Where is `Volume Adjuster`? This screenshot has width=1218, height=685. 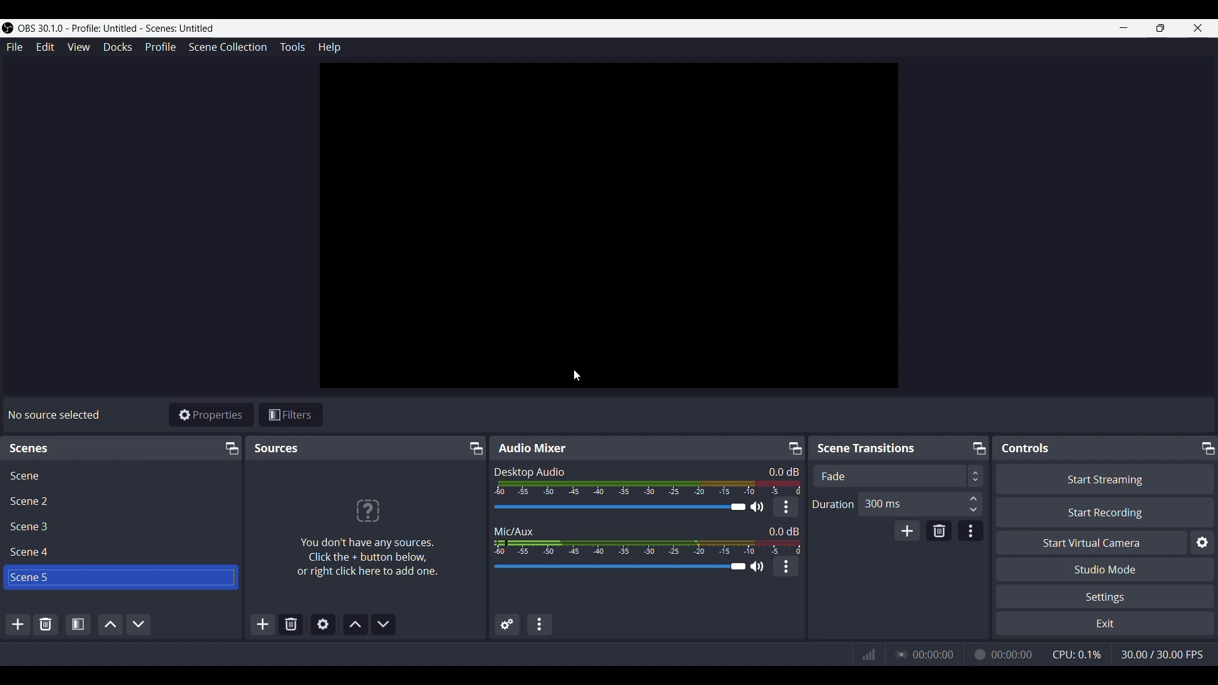 Volume Adjuster is located at coordinates (627, 567).